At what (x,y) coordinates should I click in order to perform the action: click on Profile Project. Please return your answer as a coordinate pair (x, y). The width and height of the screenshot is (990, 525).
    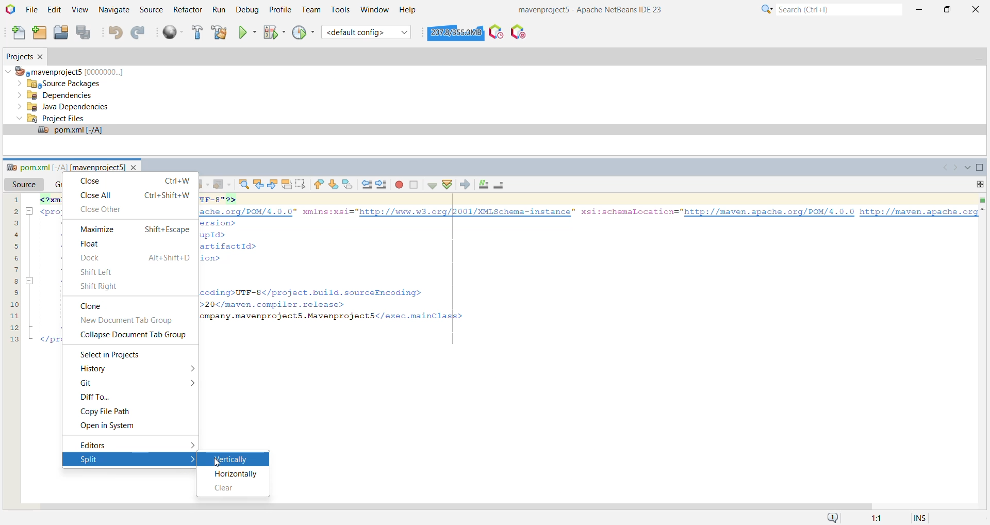
    Looking at the image, I should click on (303, 32).